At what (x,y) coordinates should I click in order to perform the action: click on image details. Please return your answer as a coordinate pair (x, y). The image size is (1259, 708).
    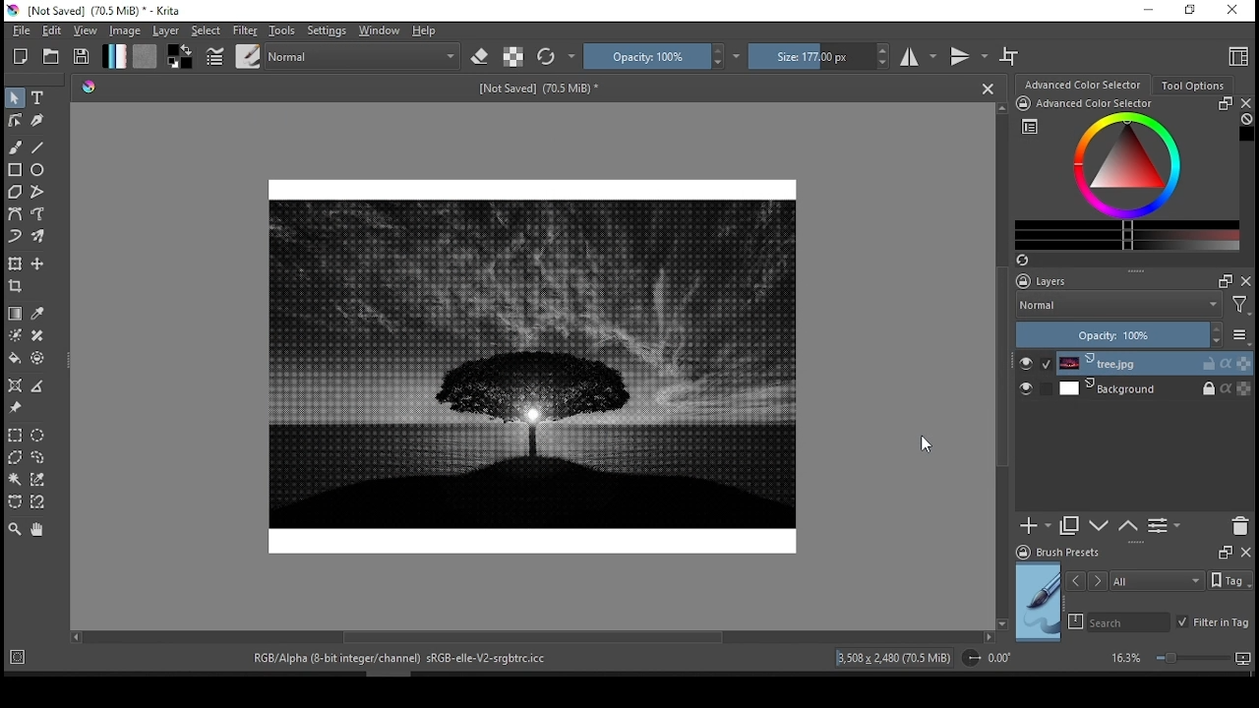
    Looking at the image, I should click on (895, 658).